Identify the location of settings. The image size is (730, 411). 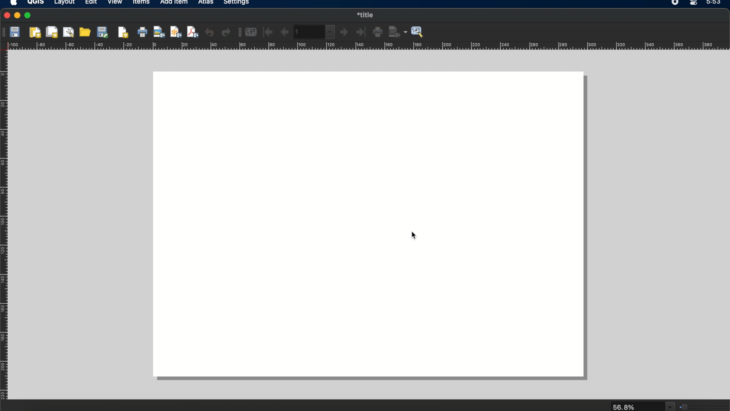
(238, 3).